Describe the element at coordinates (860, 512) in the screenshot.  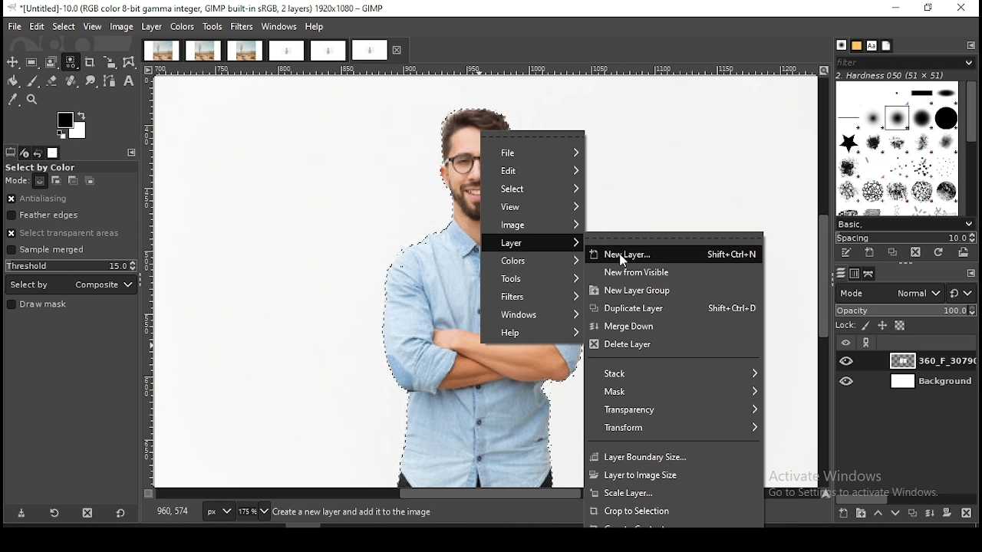
I see `create a new layer group` at that location.